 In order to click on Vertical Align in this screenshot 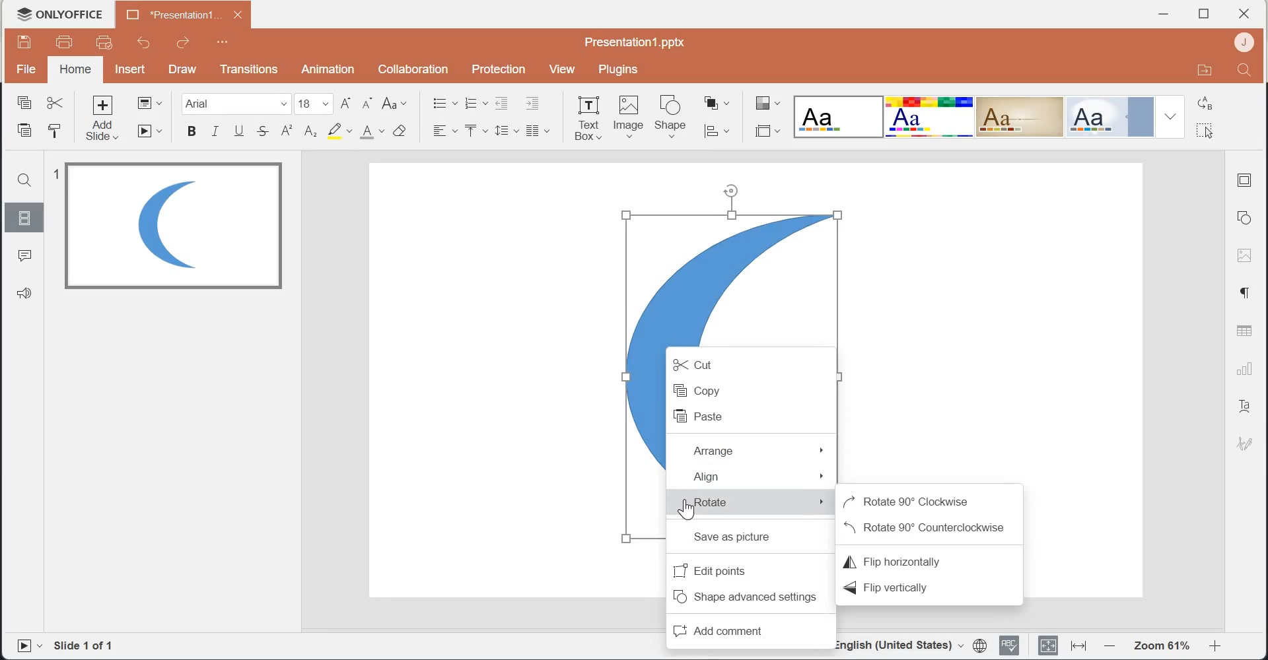, I will do `click(477, 129)`.